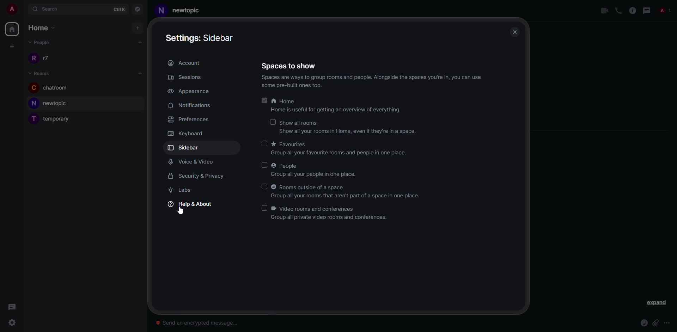 Image resolution: width=677 pixels, height=332 pixels. What do you see at coordinates (262, 208) in the screenshot?
I see `select` at bounding box center [262, 208].